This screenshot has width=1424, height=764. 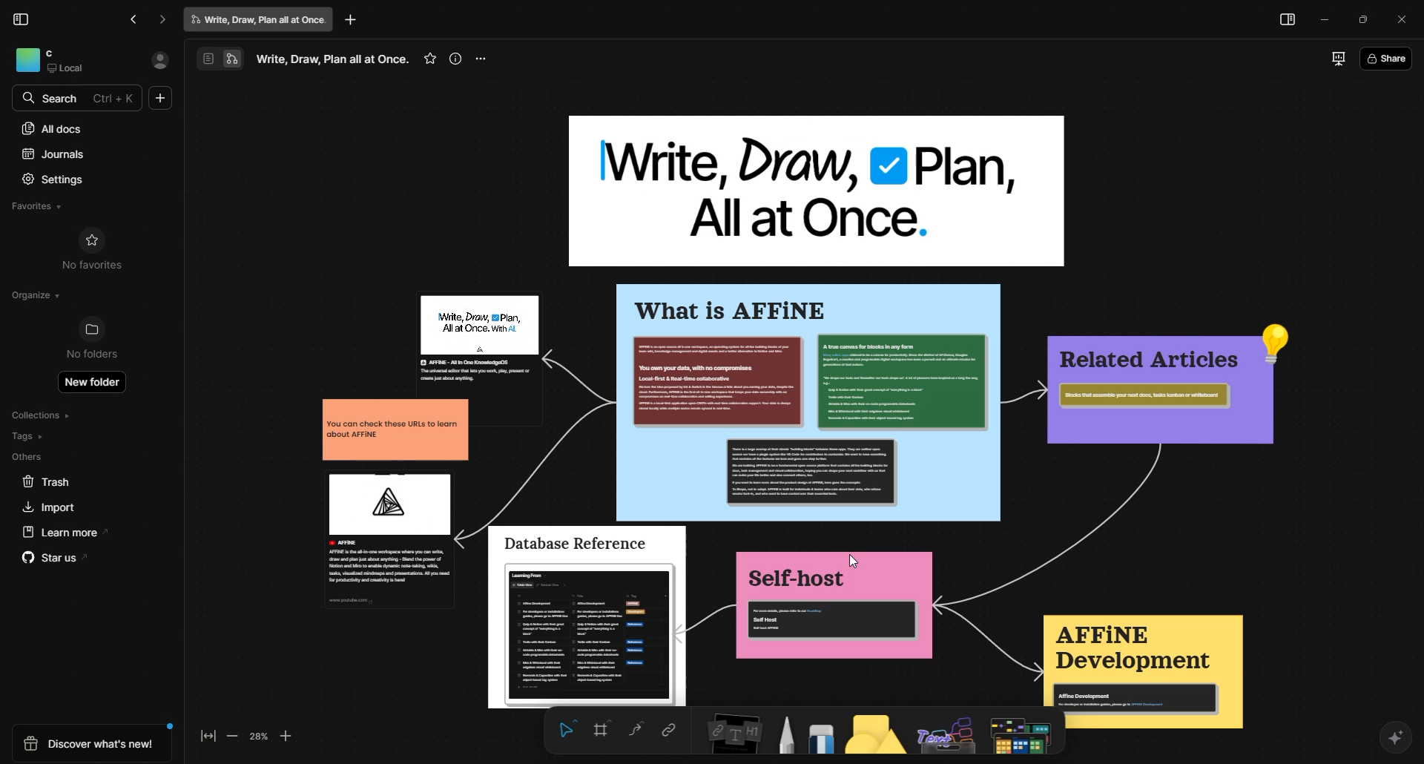 What do you see at coordinates (873, 736) in the screenshot?
I see `Shapes` at bounding box center [873, 736].